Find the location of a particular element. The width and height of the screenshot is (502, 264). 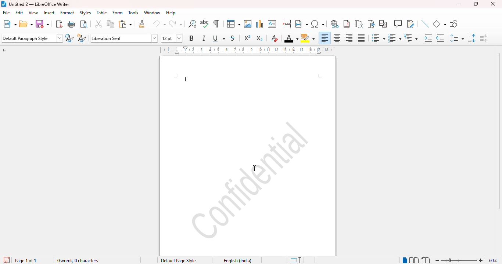

insert text box is located at coordinates (272, 24).